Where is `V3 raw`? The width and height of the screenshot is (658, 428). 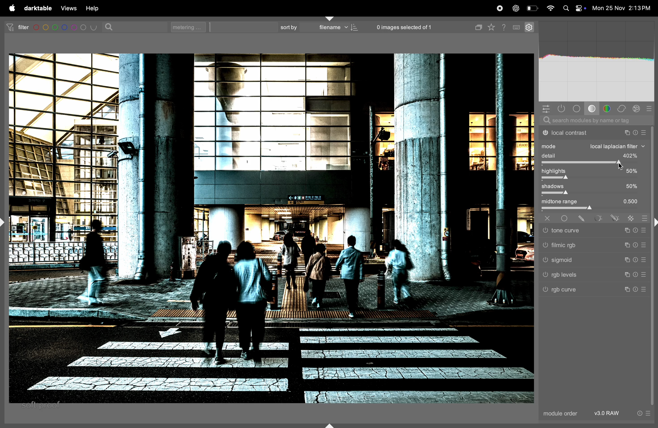 V3 raw is located at coordinates (611, 413).